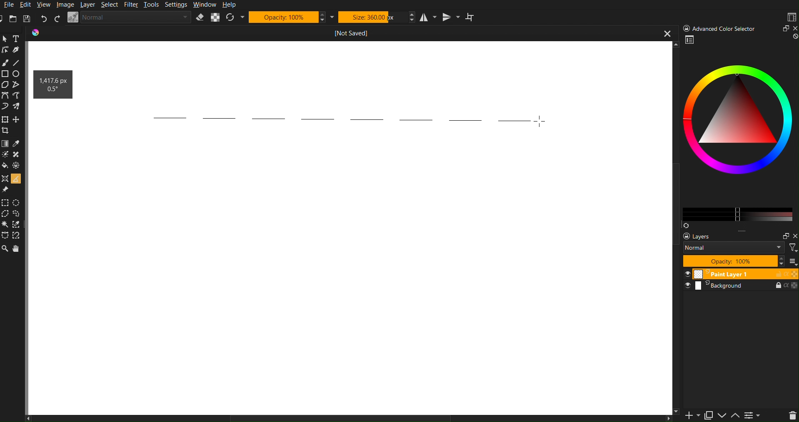  Describe the element at coordinates (215, 17) in the screenshot. I see `Alpha` at that location.